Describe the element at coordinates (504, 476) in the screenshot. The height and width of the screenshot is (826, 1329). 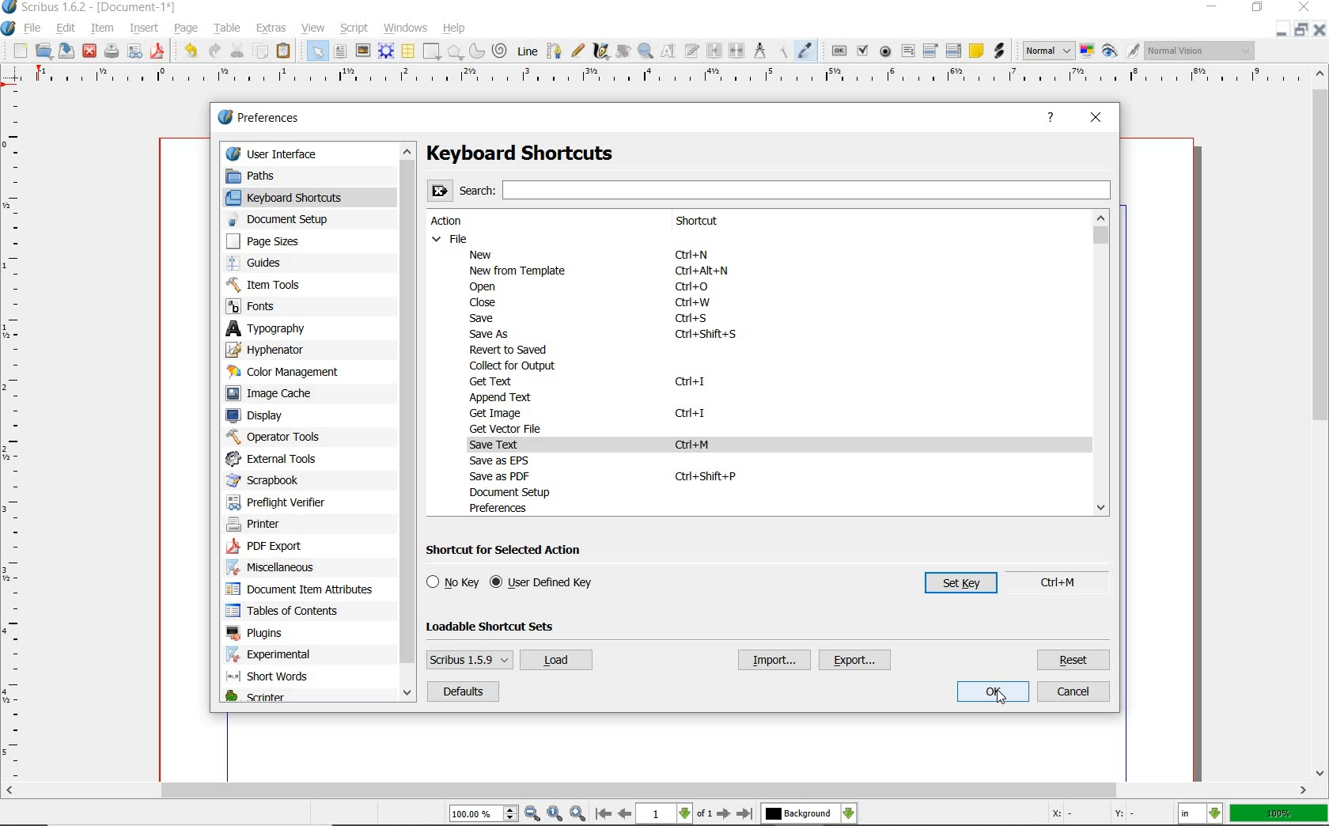
I see `save as pdf` at that location.